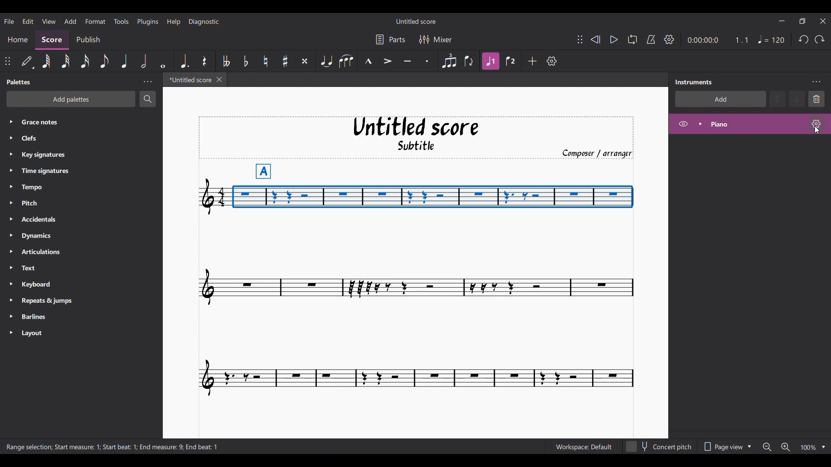 The image size is (831, 467). What do you see at coordinates (7, 61) in the screenshot?
I see `Change position of toolbar attached` at bounding box center [7, 61].